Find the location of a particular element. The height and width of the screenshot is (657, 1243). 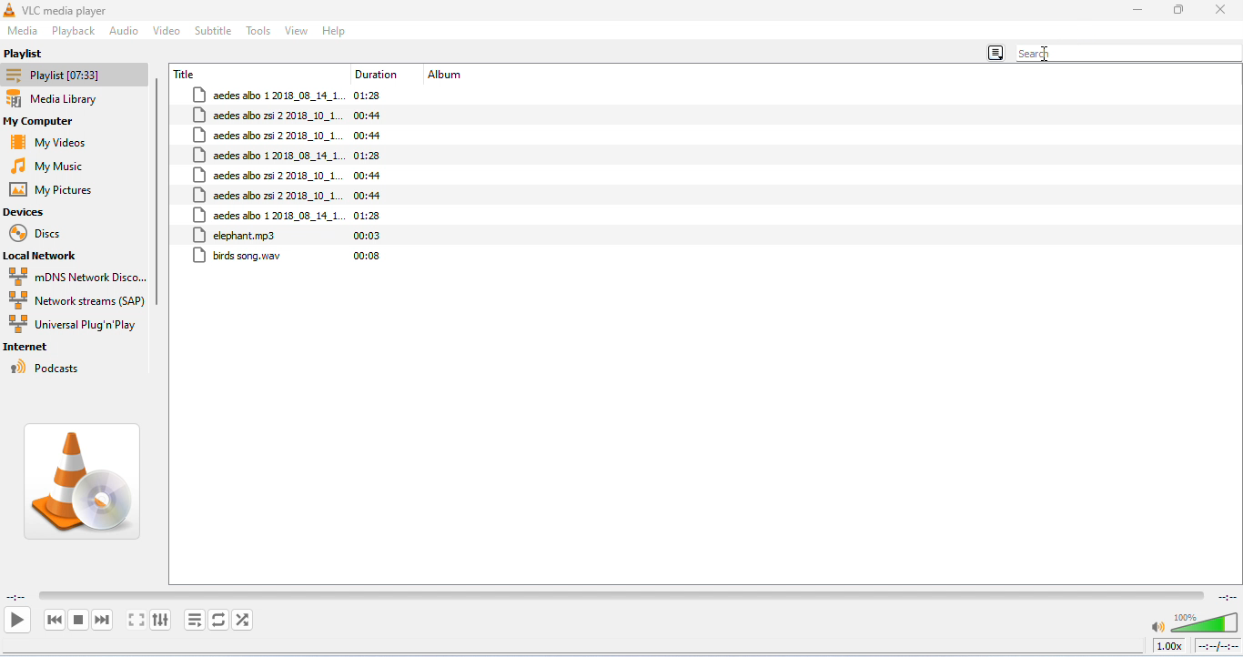

toggle playlist is located at coordinates (194, 620).